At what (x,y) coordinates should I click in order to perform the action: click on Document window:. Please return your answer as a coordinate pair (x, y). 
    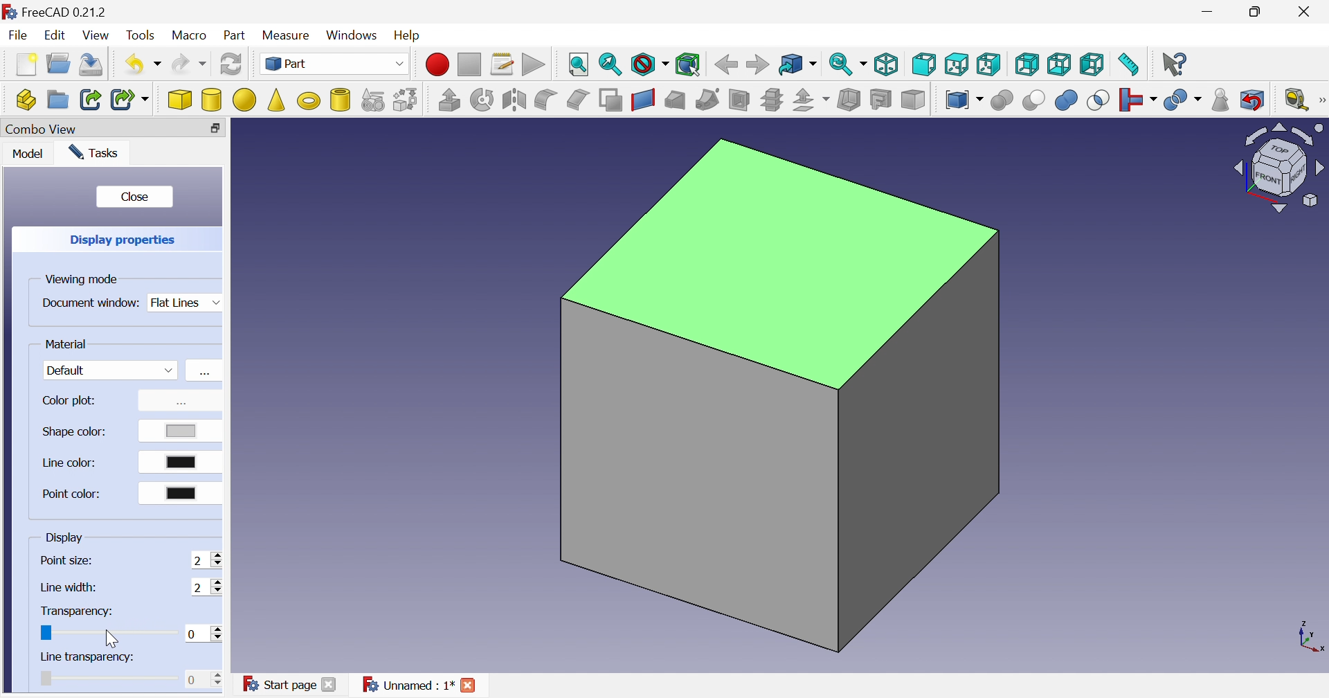
    Looking at the image, I should click on (90, 305).